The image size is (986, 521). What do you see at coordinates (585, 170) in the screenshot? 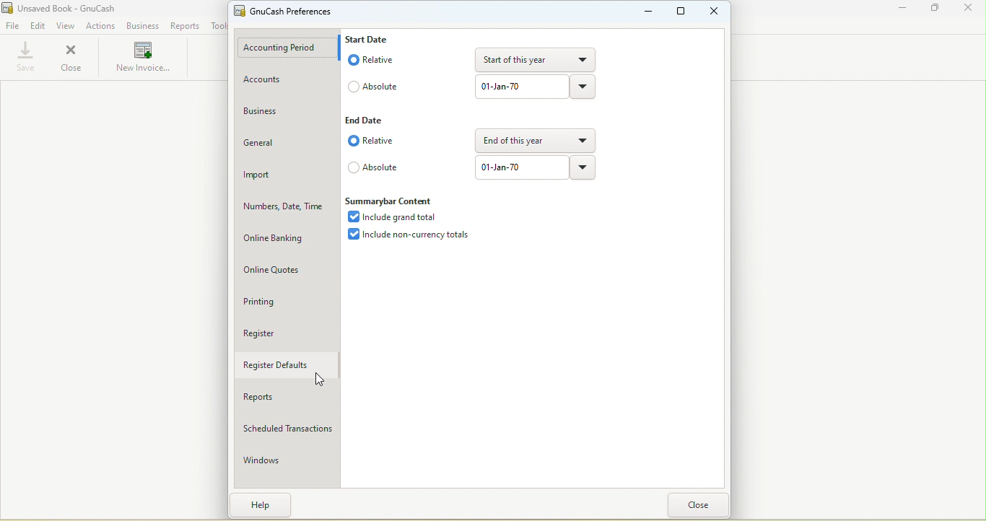
I see `Drop down` at bounding box center [585, 170].